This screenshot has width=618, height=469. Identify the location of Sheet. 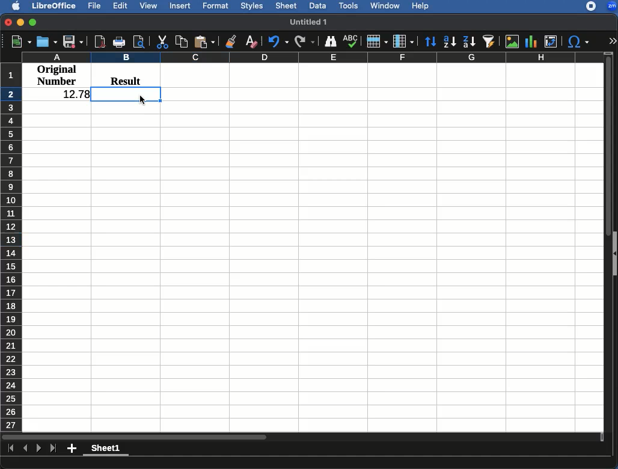
(287, 7).